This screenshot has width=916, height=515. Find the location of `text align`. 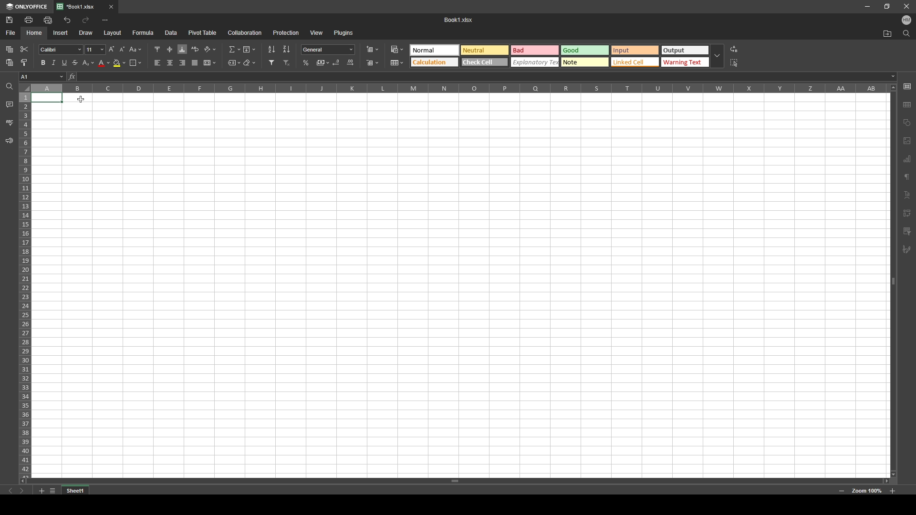

text align is located at coordinates (908, 195).